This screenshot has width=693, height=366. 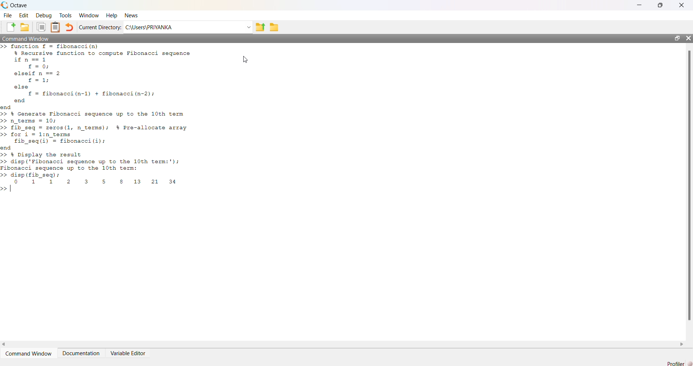 What do you see at coordinates (25, 27) in the screenshot?
I see `save` at bounding box center [25, 27].